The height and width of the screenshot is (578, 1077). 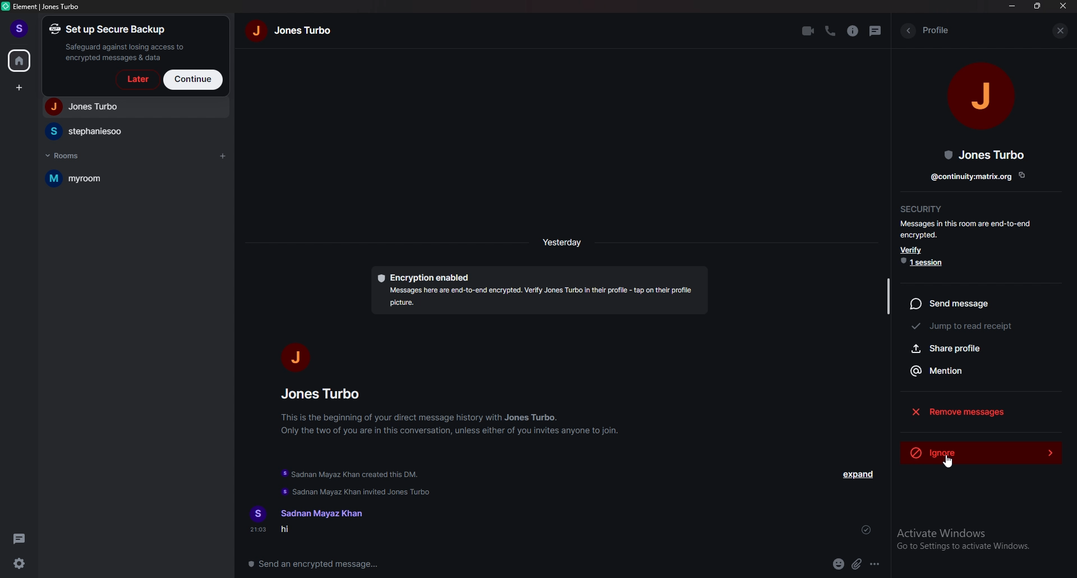 I want to click on continue, so click(x=194, y=79).